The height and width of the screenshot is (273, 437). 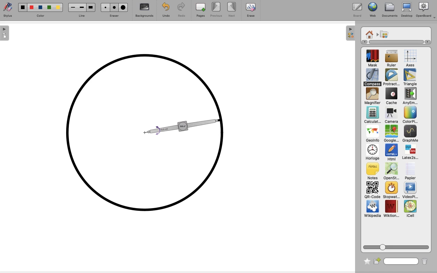 I want to click on Backgrounds, so click(x=144, y=11).